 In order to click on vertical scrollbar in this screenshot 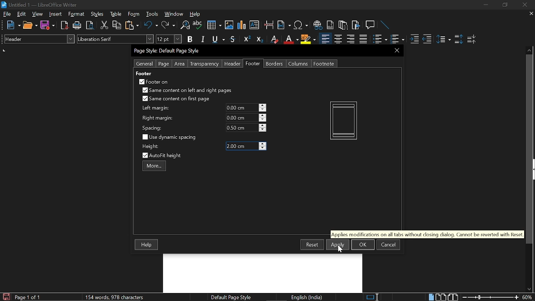, I will do `click(527, 149)`.